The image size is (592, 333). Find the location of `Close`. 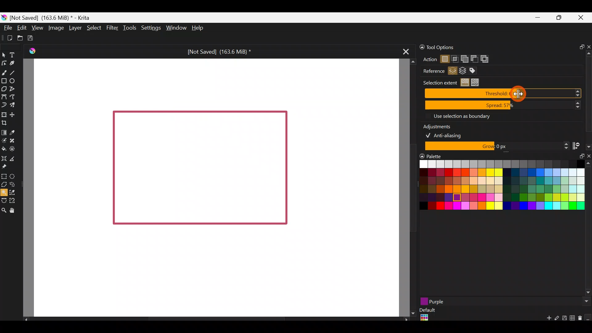

Close is located at coordinates (583, 18).